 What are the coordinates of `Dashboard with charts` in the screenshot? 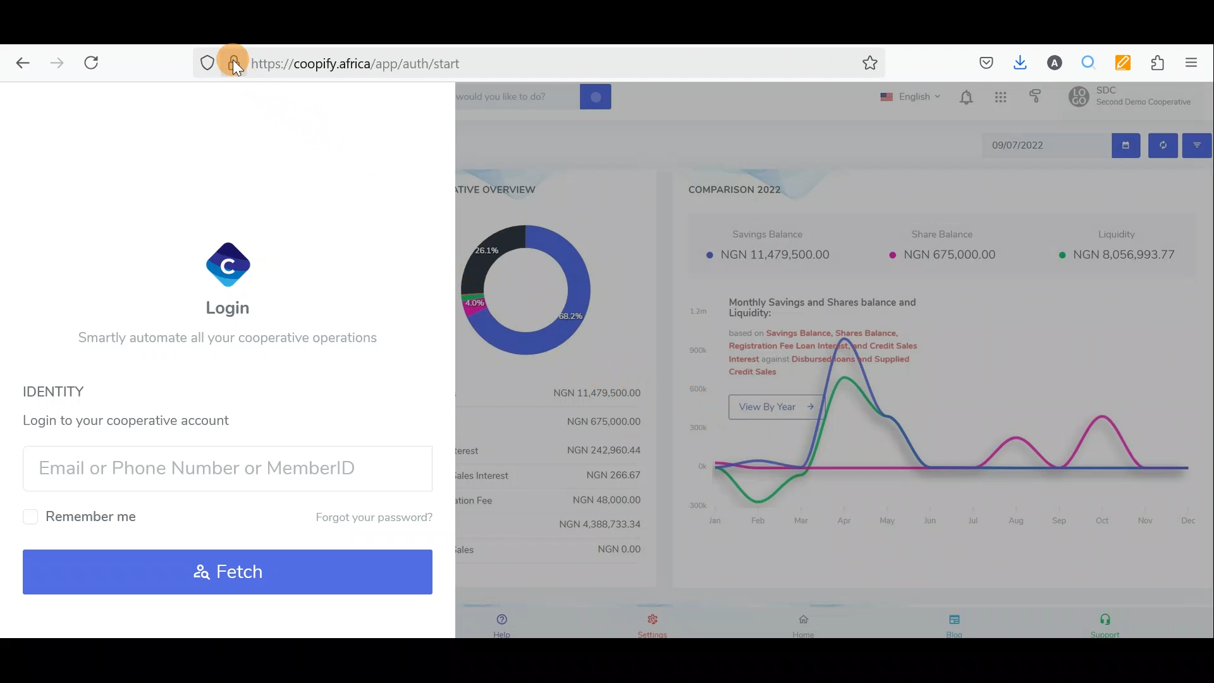 It's located at (832, 362).